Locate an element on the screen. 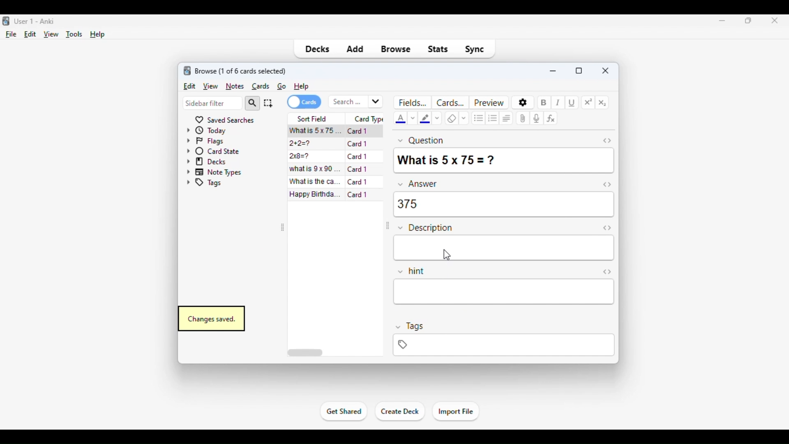  text highlighting color is located at coordinates (425, 118).